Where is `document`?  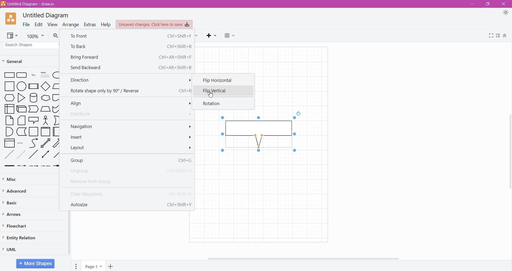
document is located at coordinates (56, 97).